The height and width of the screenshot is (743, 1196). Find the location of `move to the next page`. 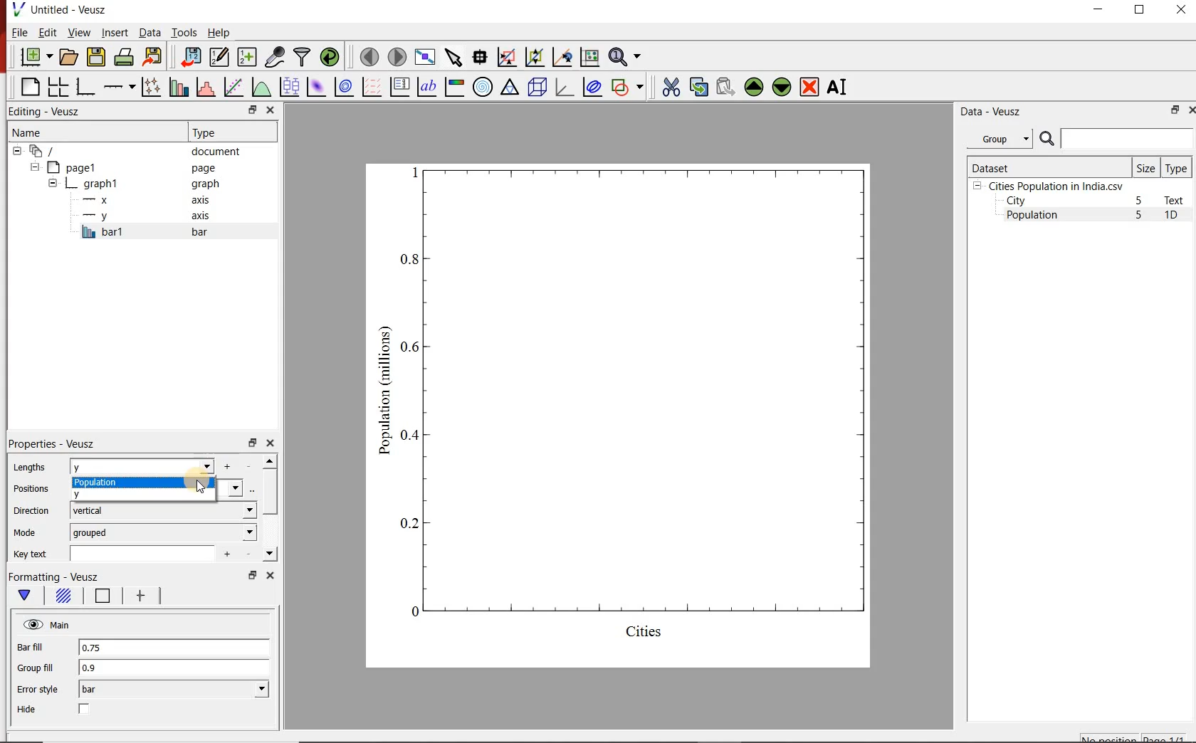

move to the next page is located at coordinates (396, 56).